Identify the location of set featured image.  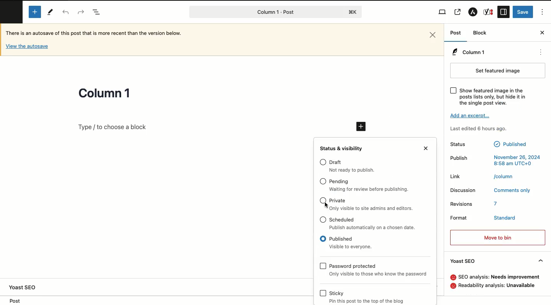
(498, 71).